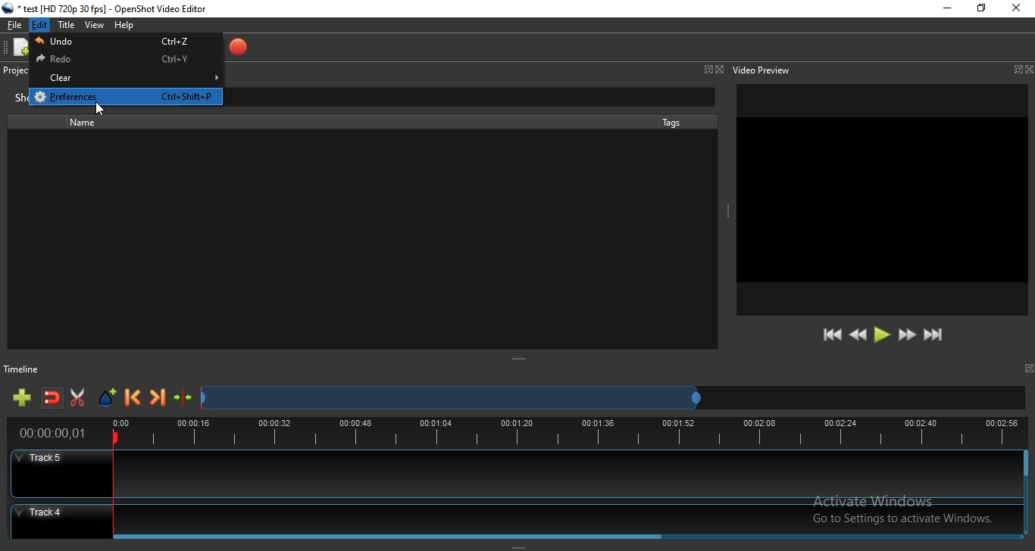 This screenshot has height=551, width=1035. Describe the element at coordinates (707, 69) in the screenshot. I see `Window ` at that location.